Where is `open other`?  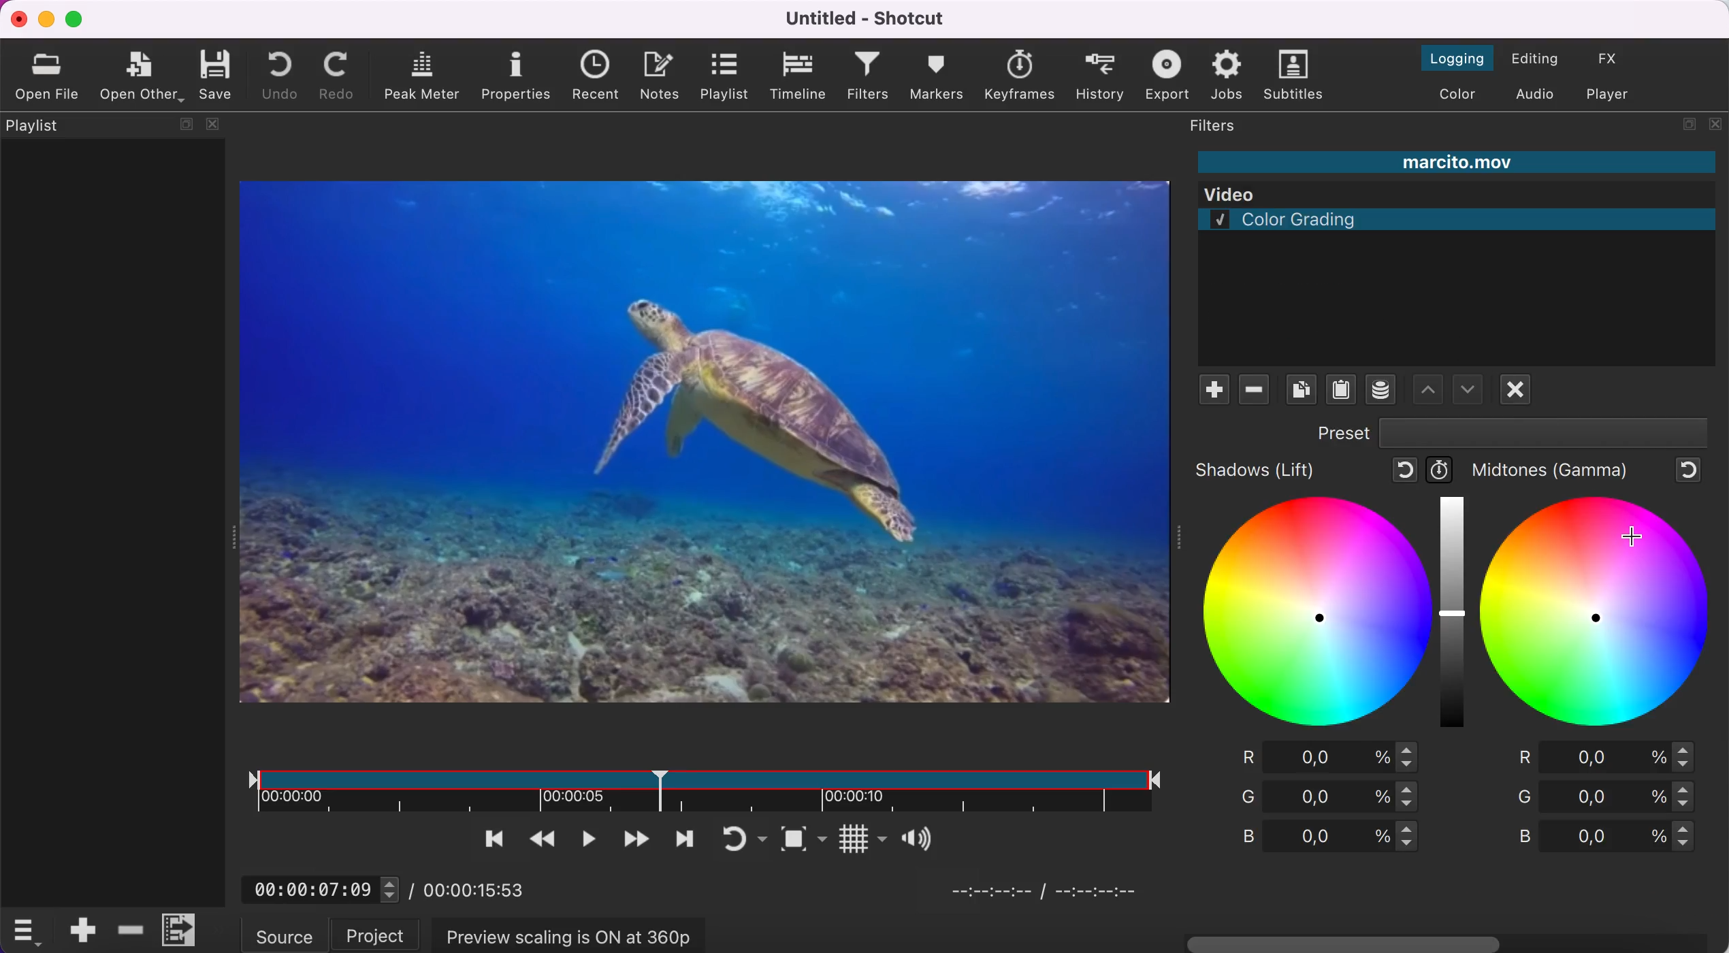 open other is located at coordinates (142, 76).